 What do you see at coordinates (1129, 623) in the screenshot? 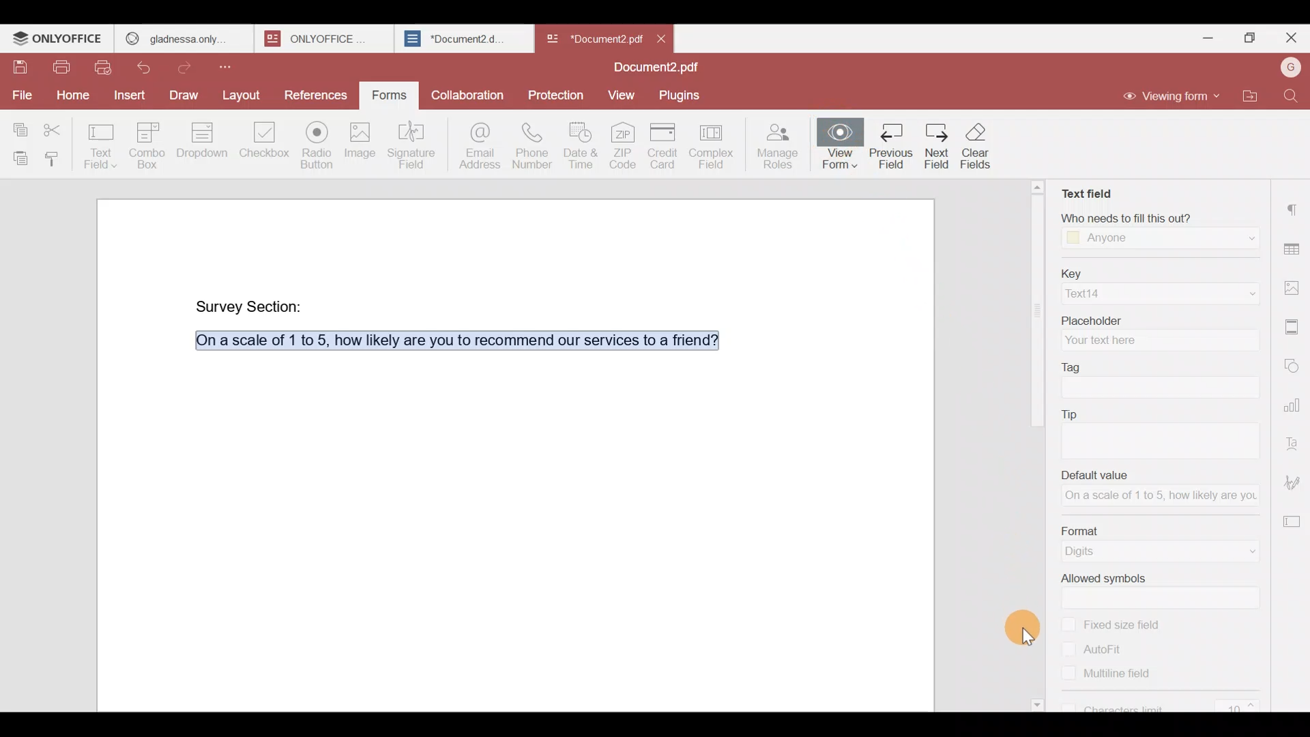
I see `Fixed size field` at bounding box center [1129, 623].